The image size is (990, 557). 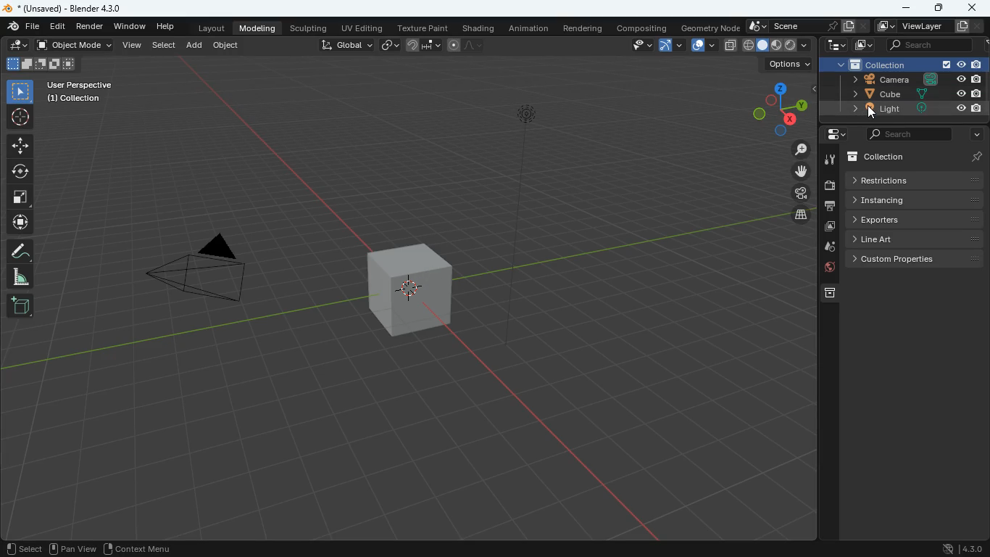 I want to click on camera, so click(x=800, y=193).